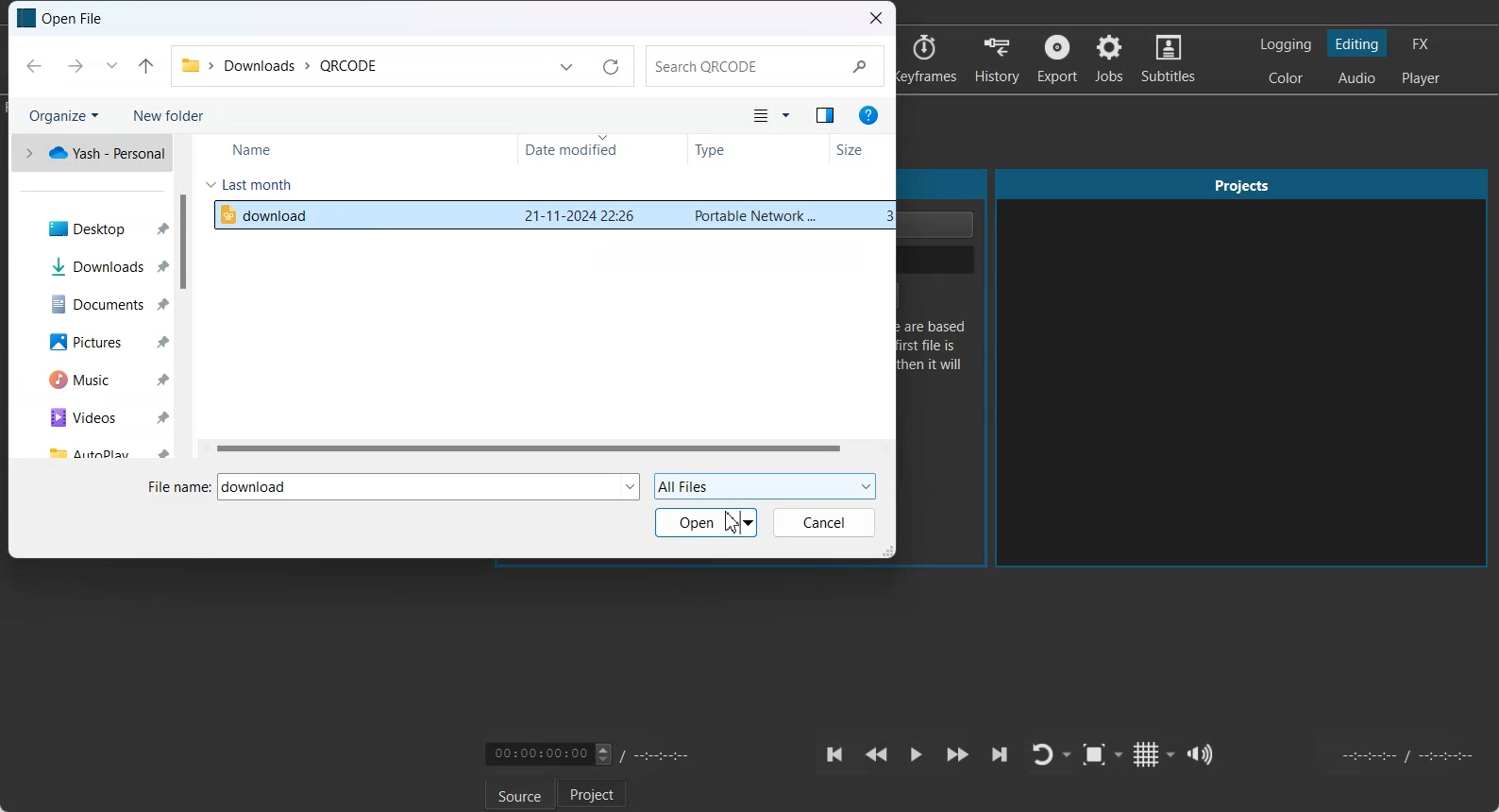 This screenshot has height=812, width=1499. I want to click on Previous Locations, so click(564, 67).